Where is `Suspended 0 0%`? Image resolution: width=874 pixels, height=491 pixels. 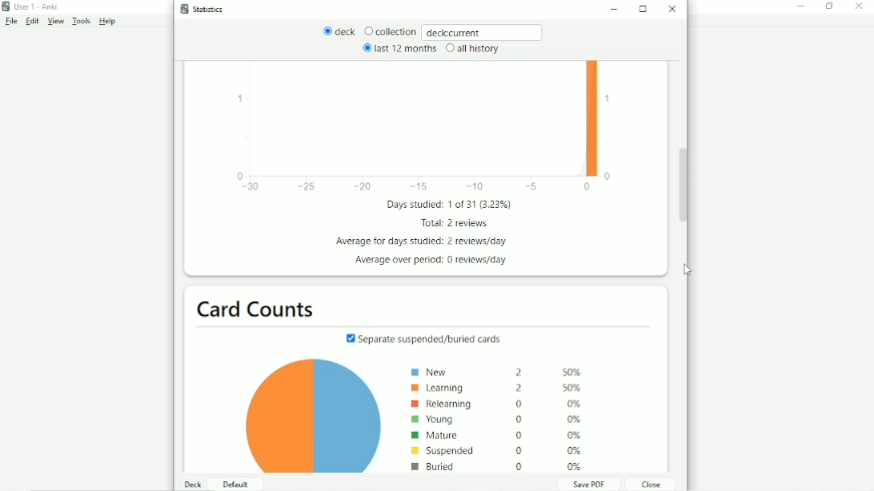 Suspended 0 0% is located at coordinates (496, 450).